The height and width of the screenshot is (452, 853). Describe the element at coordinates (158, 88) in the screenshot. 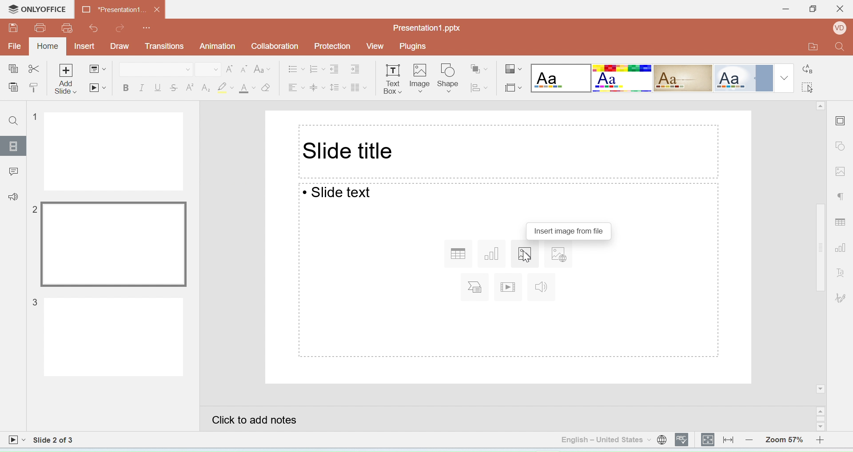

I see `Underline` at that location.